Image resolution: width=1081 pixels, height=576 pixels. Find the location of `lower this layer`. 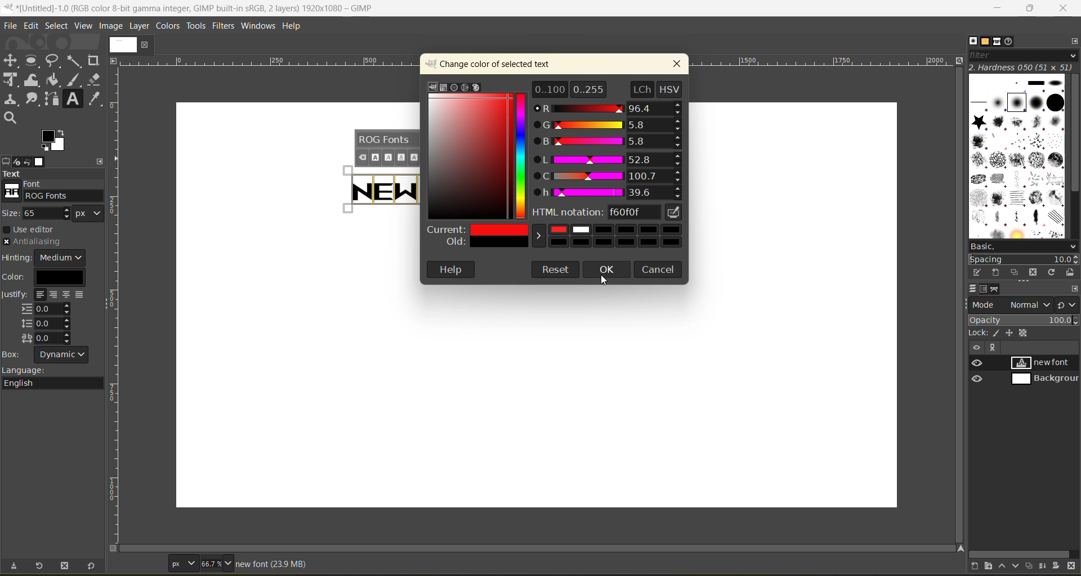

lower this layer is located at coordinates (1017, 565).